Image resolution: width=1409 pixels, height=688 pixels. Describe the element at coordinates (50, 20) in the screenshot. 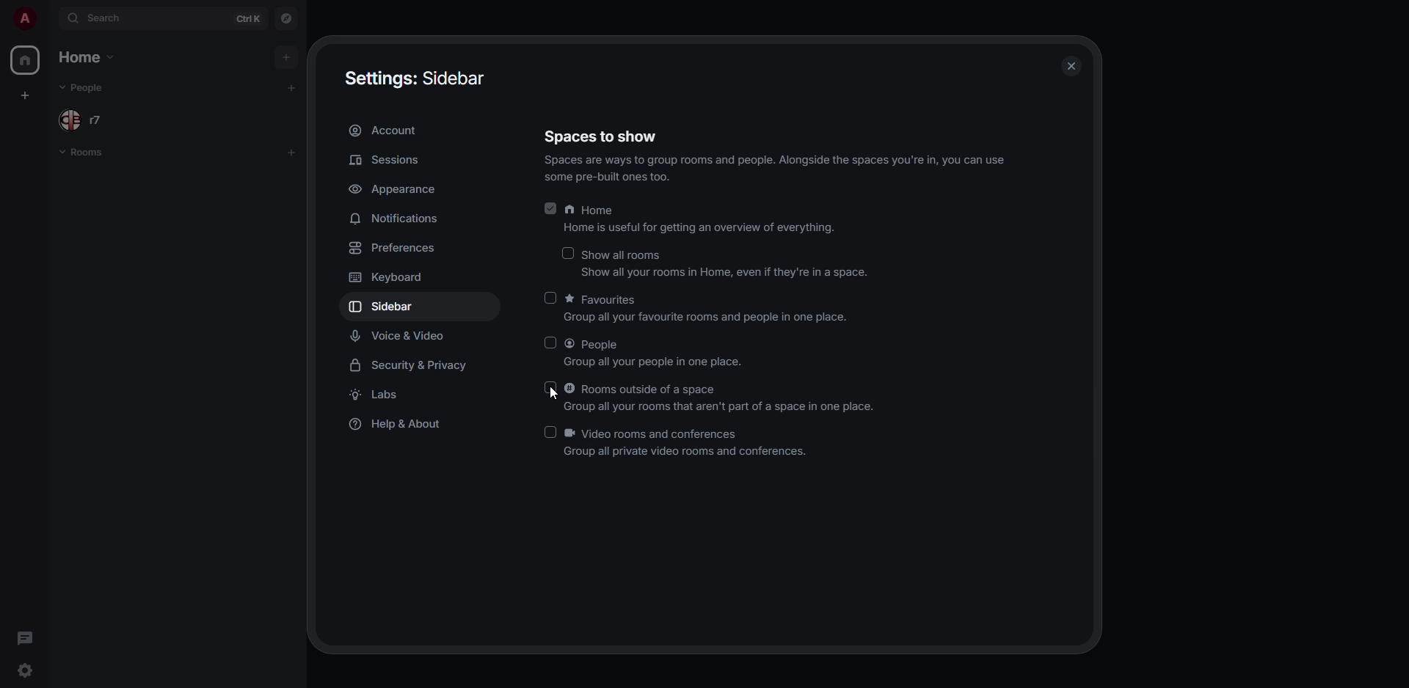

I see `expand` at that location.